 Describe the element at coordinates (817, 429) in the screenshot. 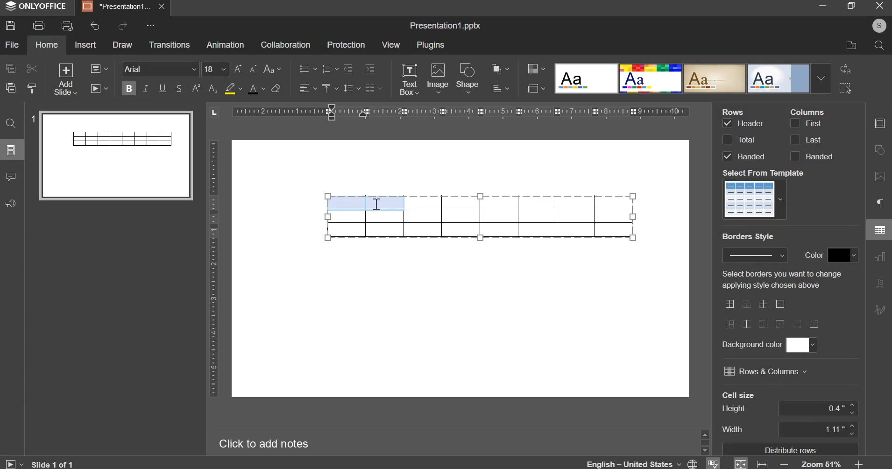

I see `cell width` at that location.